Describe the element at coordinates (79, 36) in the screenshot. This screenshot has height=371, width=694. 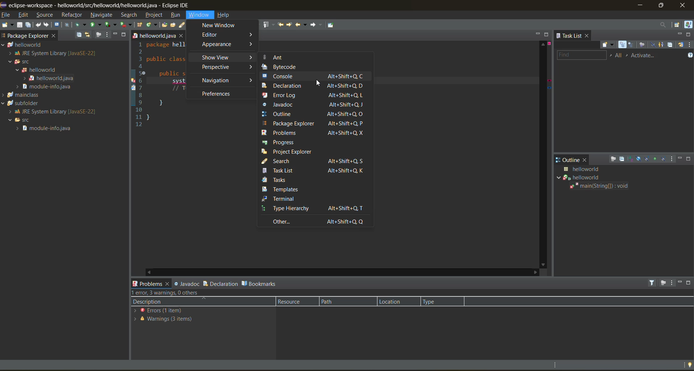
I see `collapse all` at that location.